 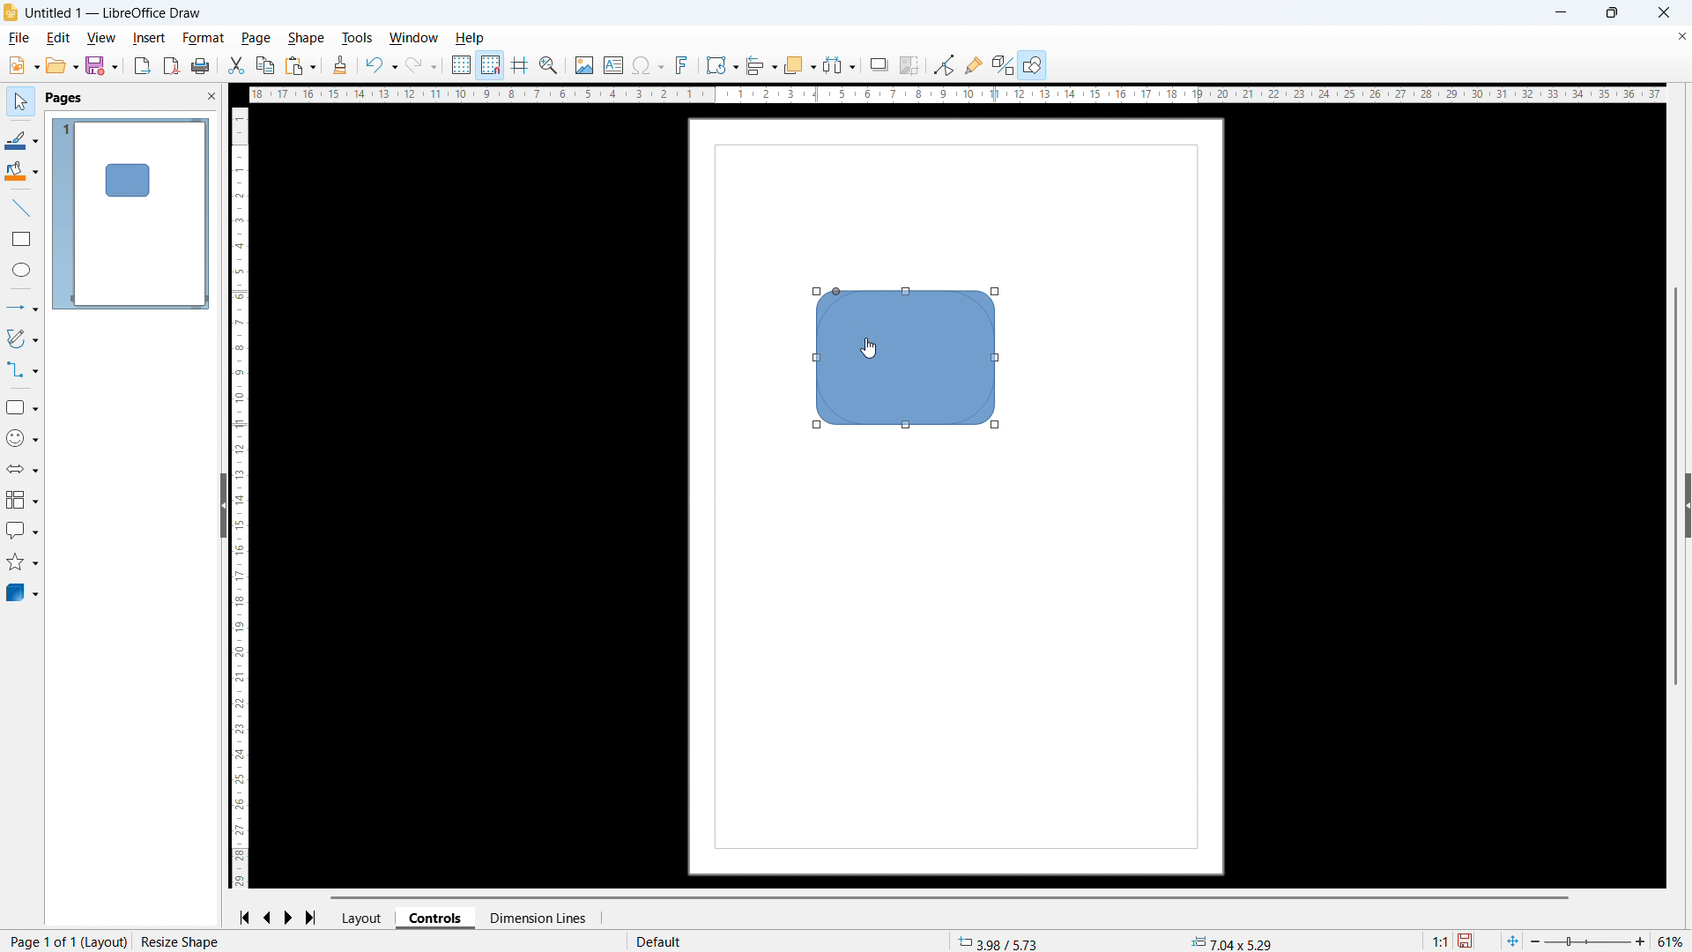 I want to click on Select at least three objects to distribute , so click(x=839, y=65).